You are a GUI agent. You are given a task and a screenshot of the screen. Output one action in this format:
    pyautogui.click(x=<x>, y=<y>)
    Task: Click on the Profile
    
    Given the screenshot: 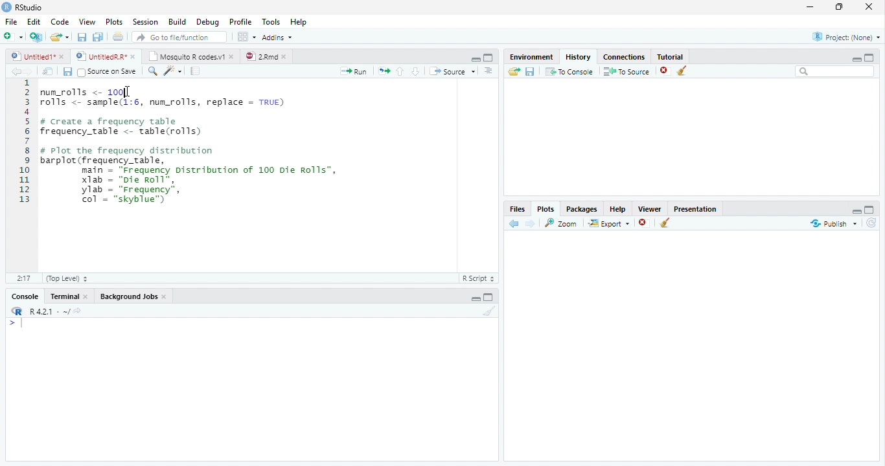 What is the action you would take?
    pyautogui.click(x=242, y=21)
    